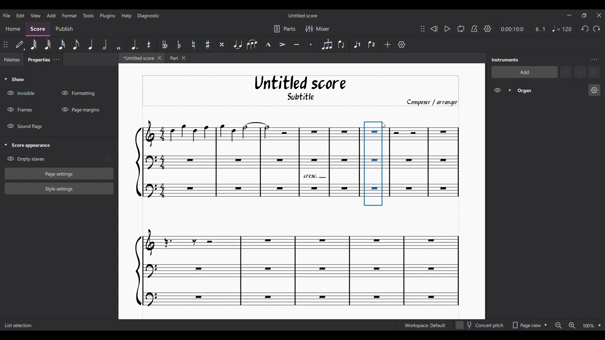 This screenshot has width=605, height=340. Describe the element at coordinates (580, 72) in the screenshot. I see `Move selection down` at that location.